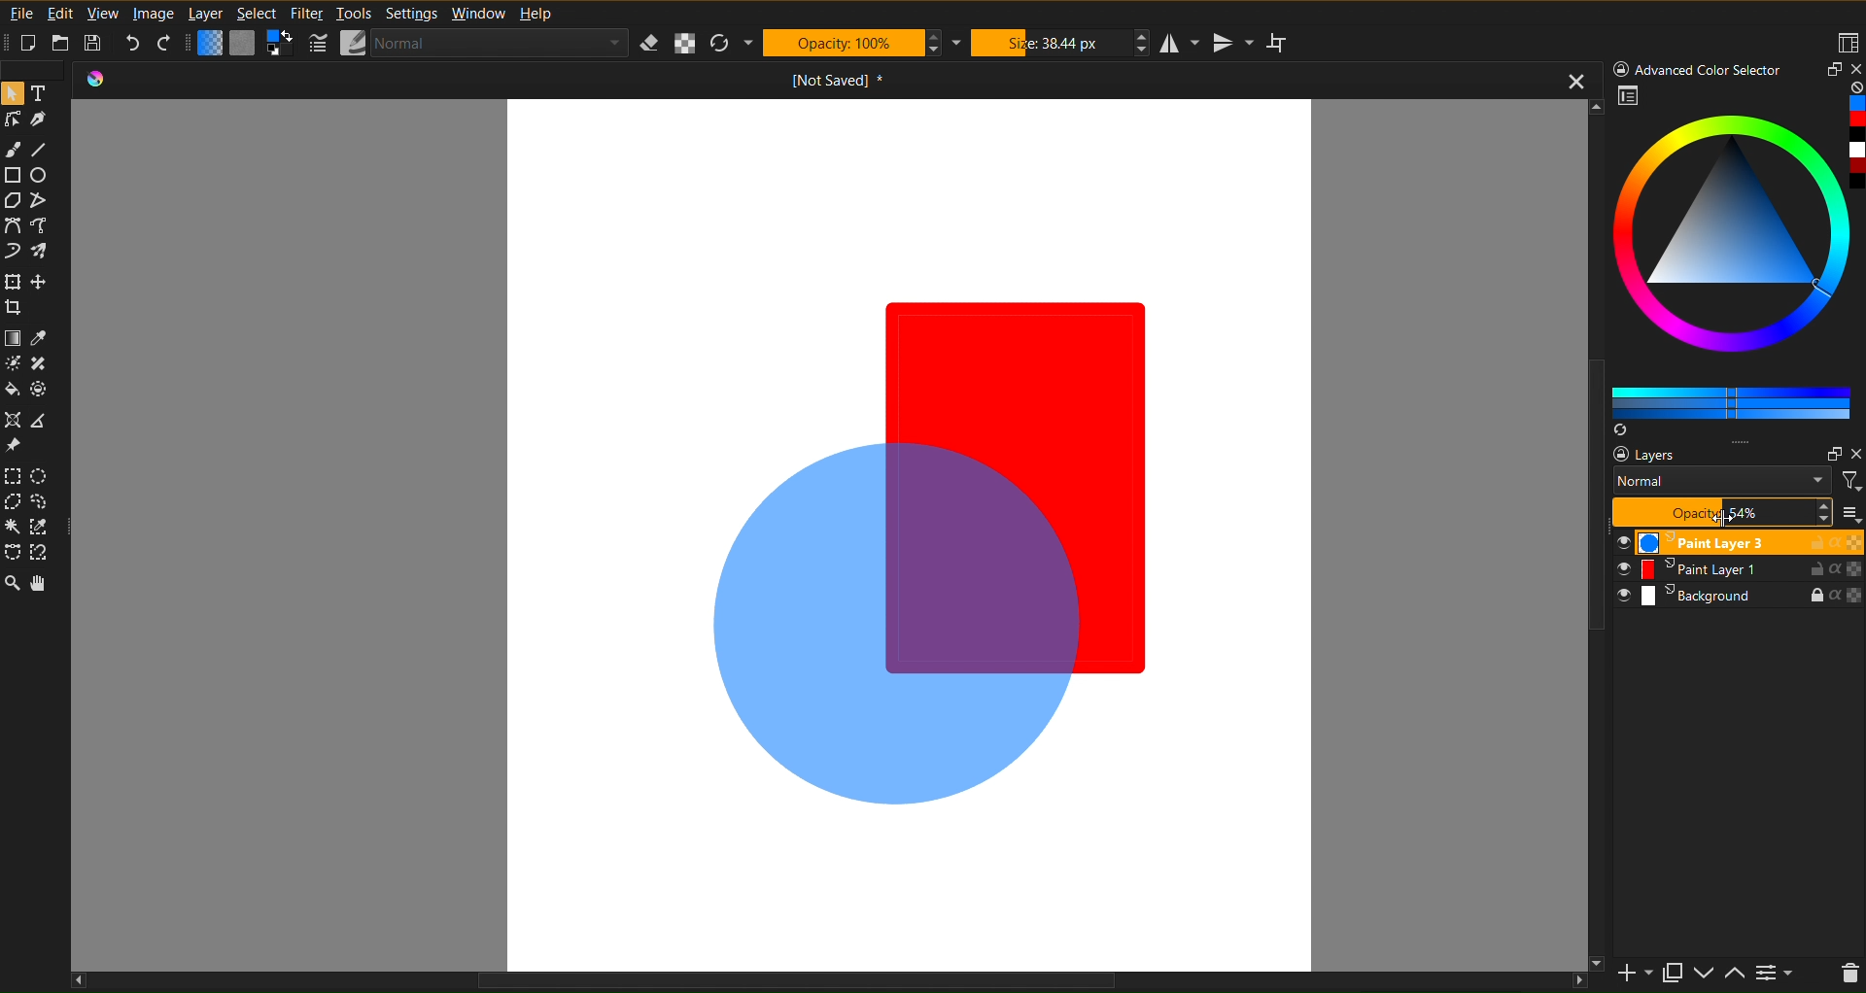 Image resolution: width=1866 pixels, height=993 pixels. Describe the element at coordinates (62, 44) in the screenshot. I see `Open` at that location.